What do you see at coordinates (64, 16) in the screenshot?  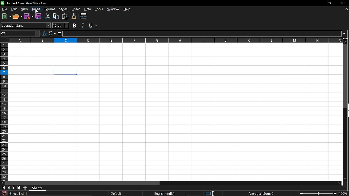 I see `Paste` at bounding box center [64, 16].